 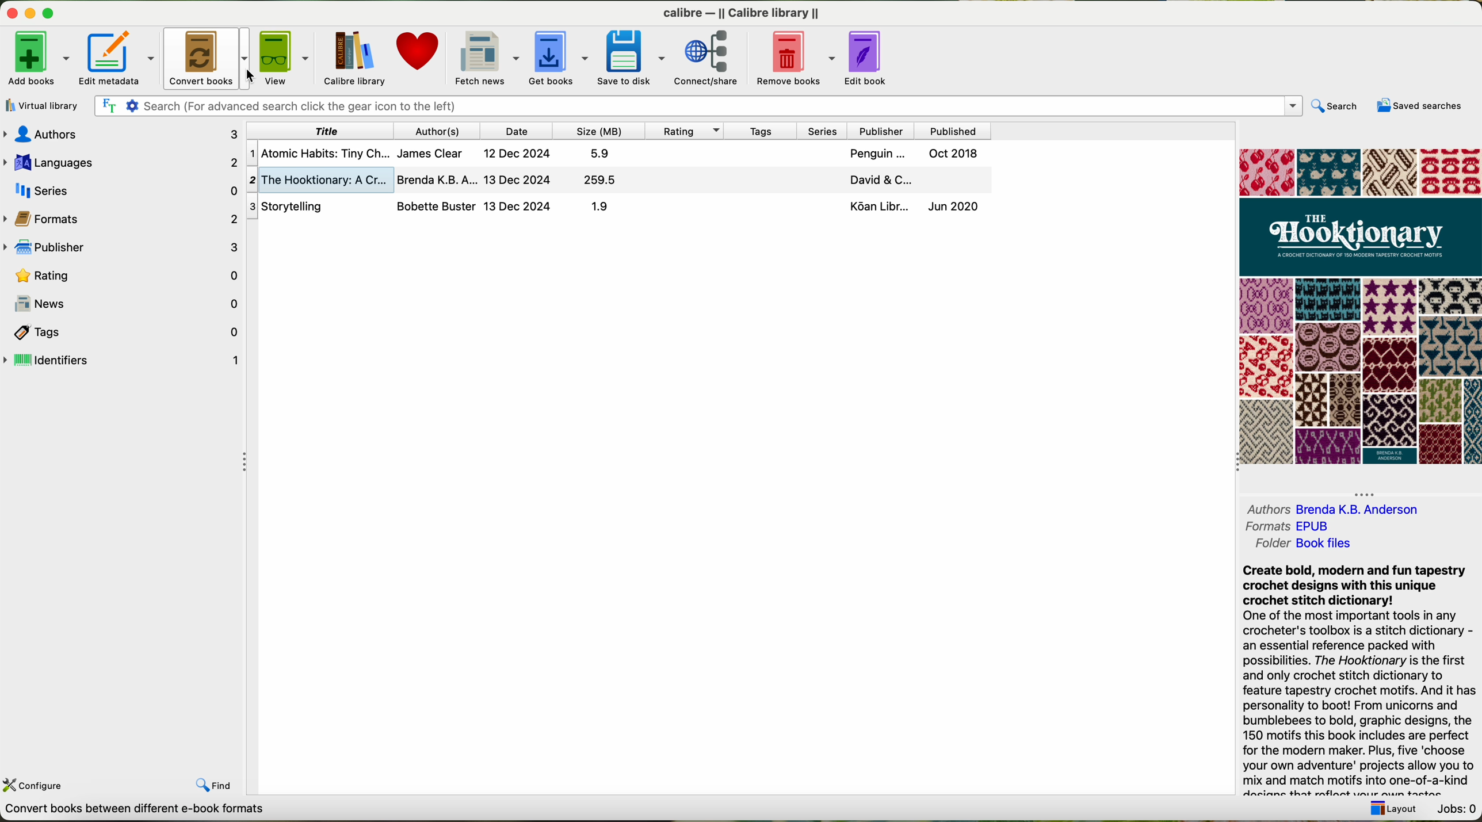 I want to click on publisher, so click(x=121, y=248).